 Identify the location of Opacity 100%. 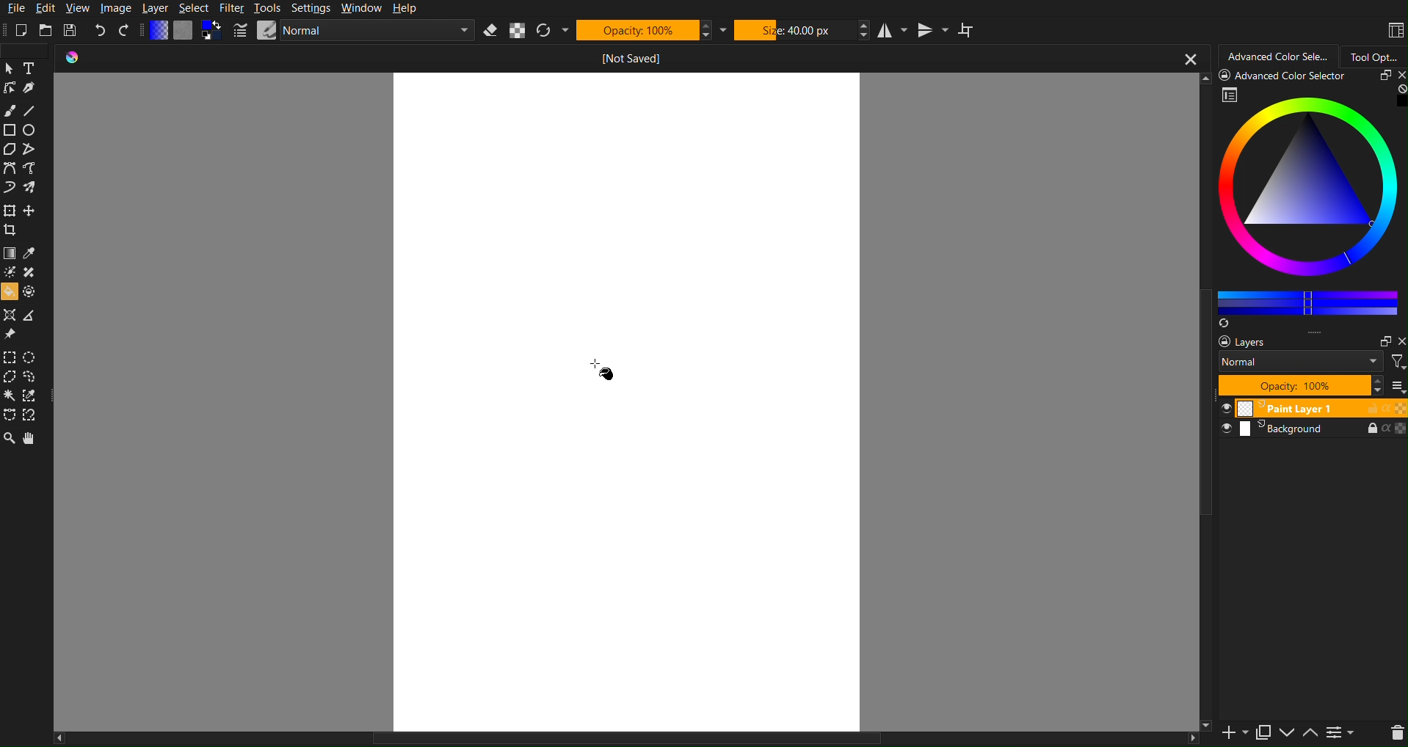
(651, 30).